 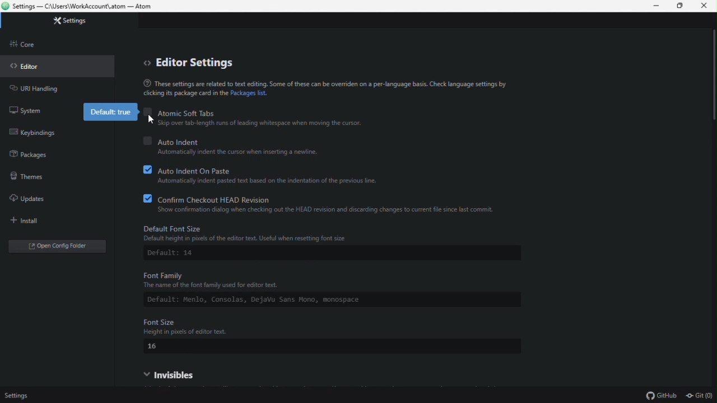 What do you see at coordinates (39, 218) in the screenshot?
I see `Install` at bounding box center [39, 218].